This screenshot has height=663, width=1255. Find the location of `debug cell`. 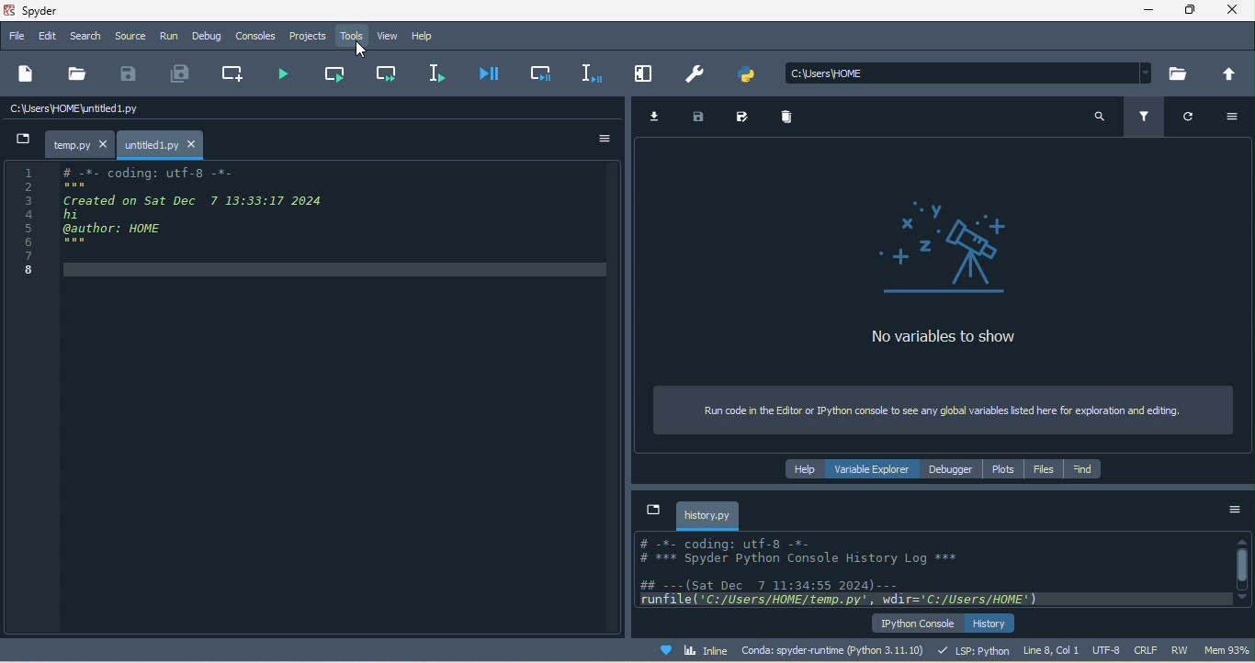

debug cell is located at coordinates (544, 71).